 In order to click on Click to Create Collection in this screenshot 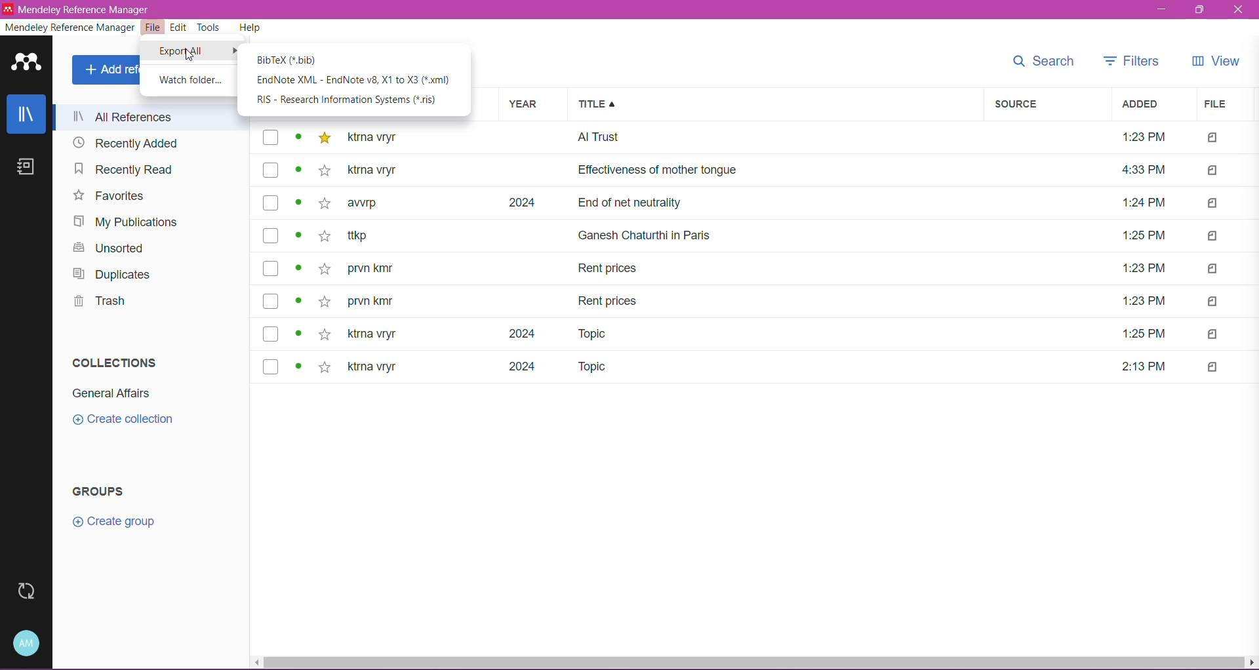, I will do `click(124, 421)`.